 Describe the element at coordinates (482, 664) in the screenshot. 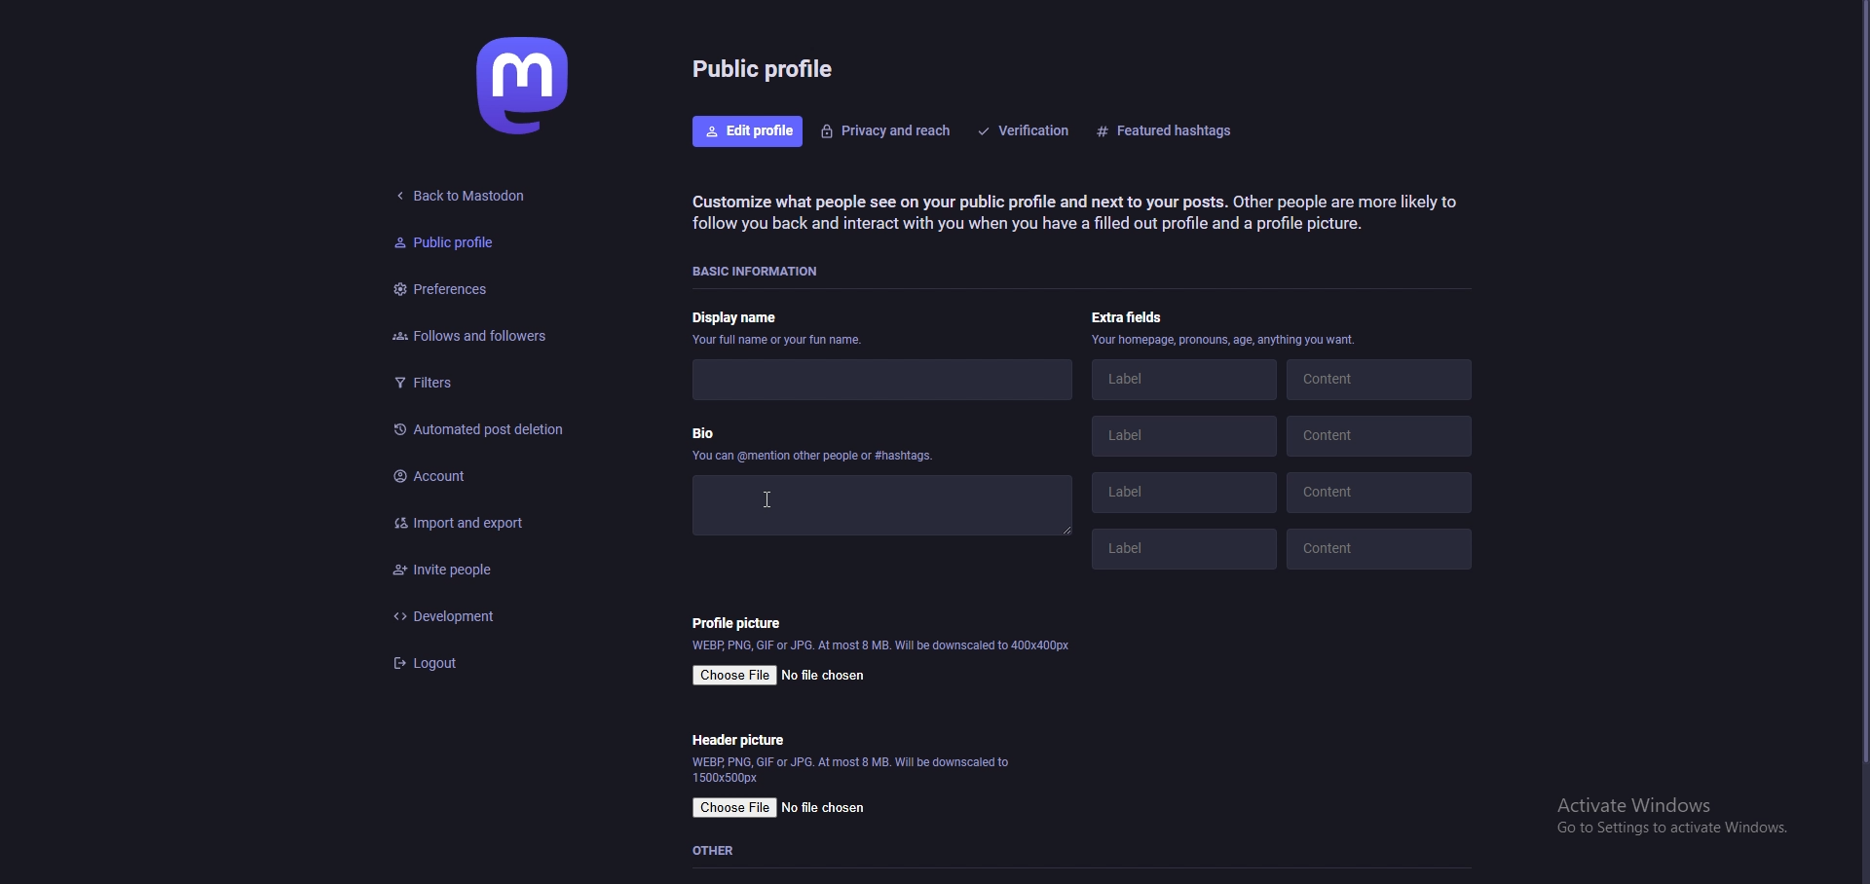

I see `logout` at that location.